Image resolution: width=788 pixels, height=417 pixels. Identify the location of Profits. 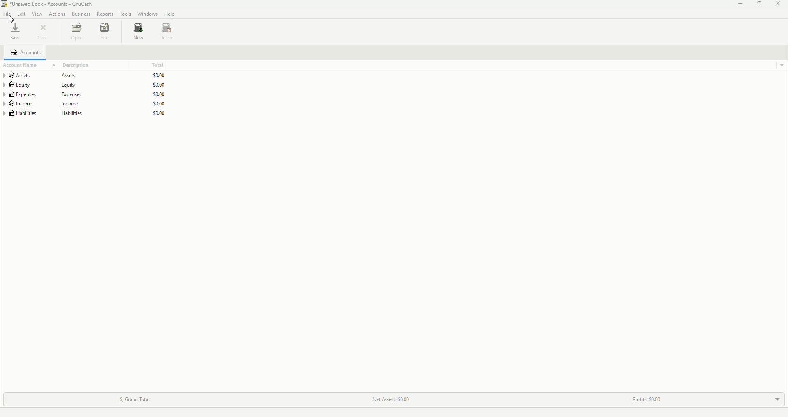
(645, 397).